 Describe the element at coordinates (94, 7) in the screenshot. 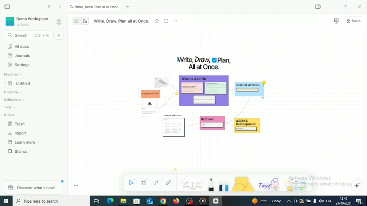

I see `Write, Draw, Plan all at Once` at that location.